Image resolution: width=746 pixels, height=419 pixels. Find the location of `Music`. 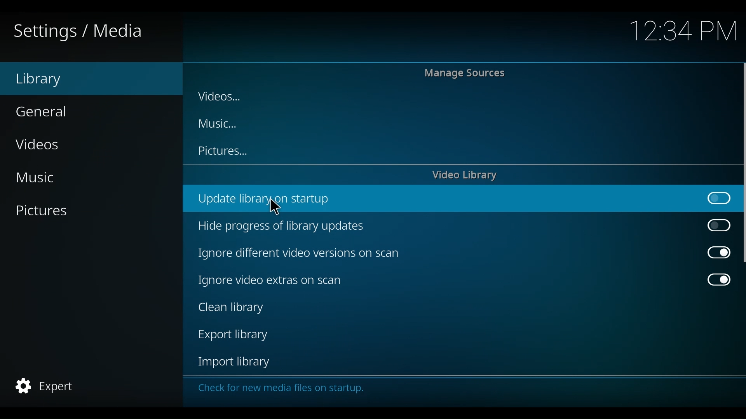

Music is located at coordinates (220, 124).